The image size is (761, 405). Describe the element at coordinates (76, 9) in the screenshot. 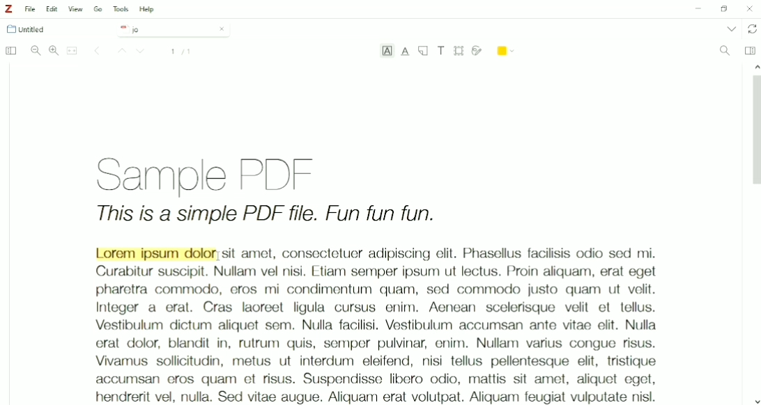

I see `View` at that location.